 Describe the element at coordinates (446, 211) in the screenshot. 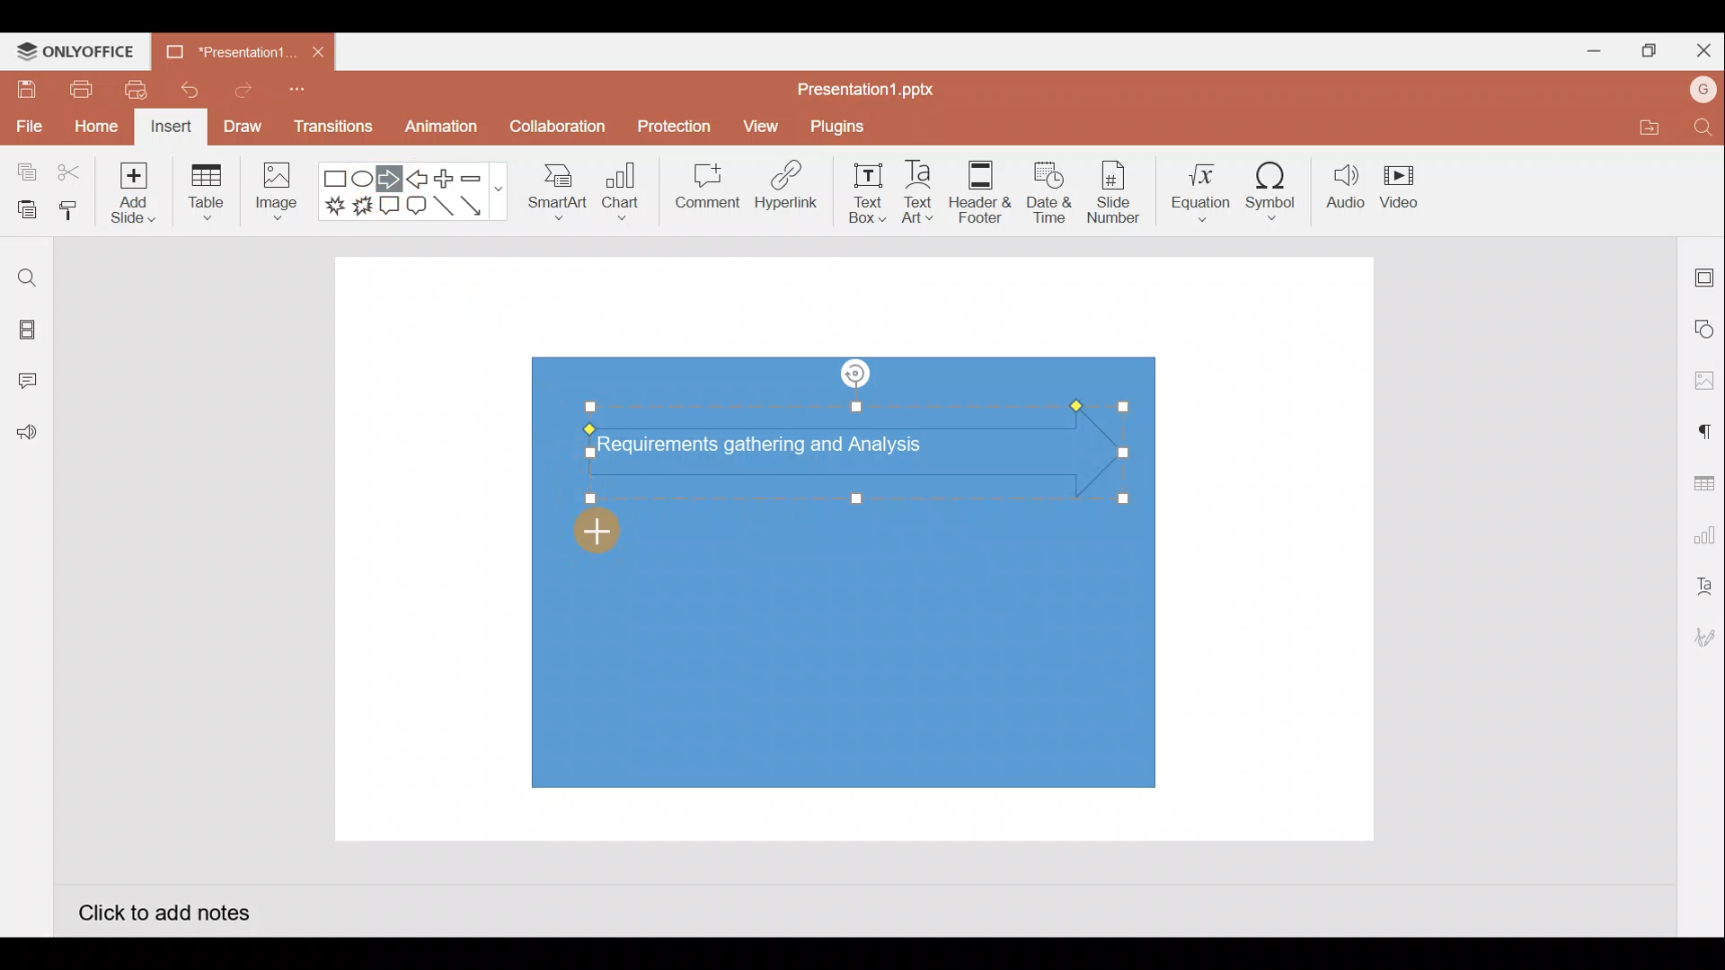

I see `Line` at that location.